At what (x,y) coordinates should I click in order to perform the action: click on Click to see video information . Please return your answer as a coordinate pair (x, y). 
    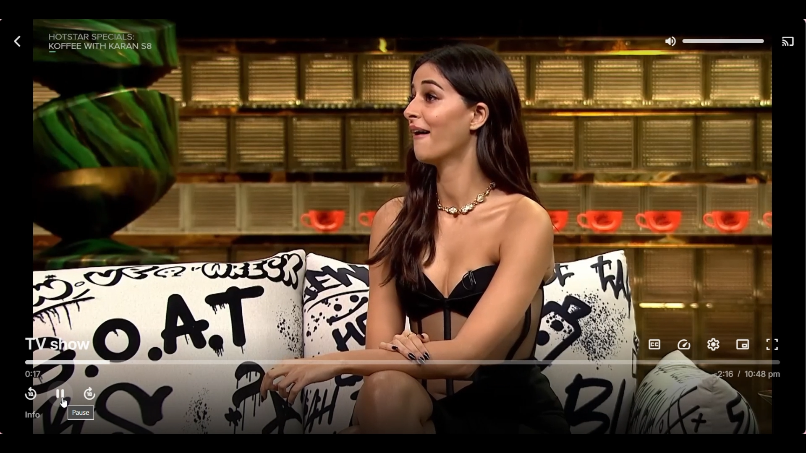
    Looking at the image, I should click on (33, 415).